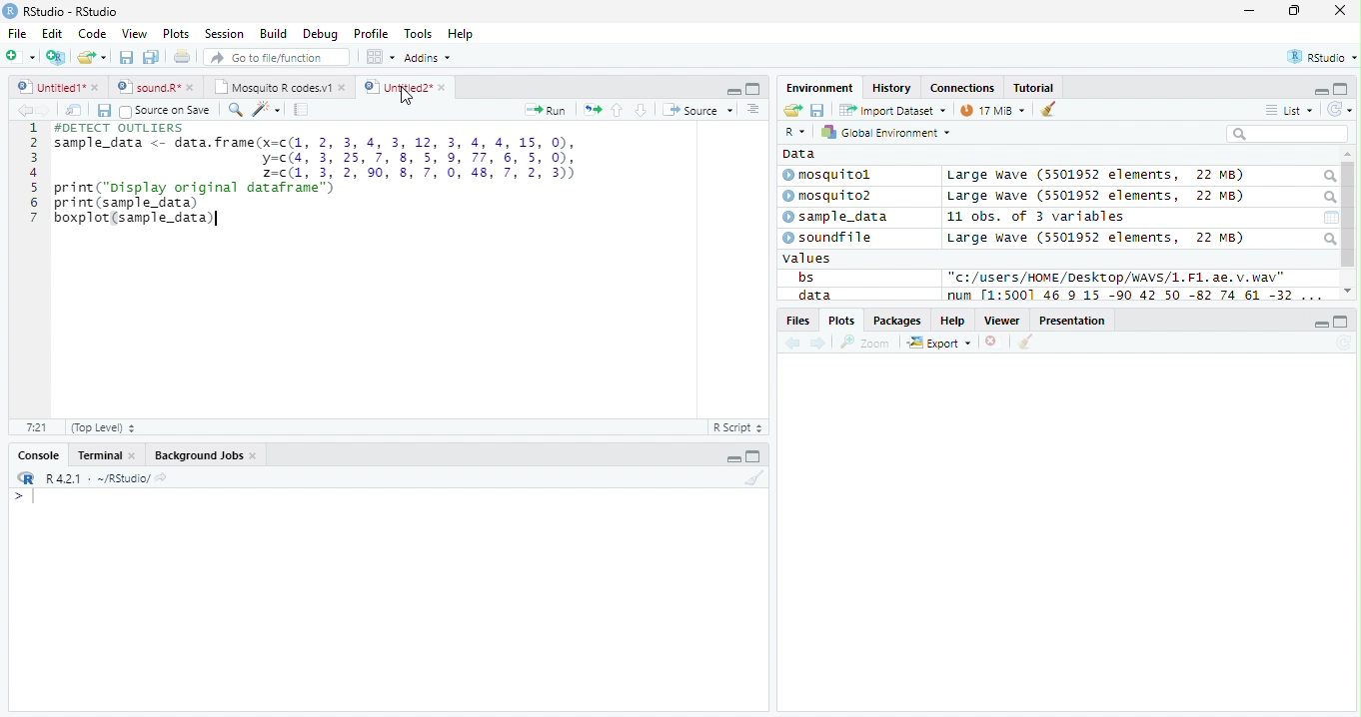  Describe the element at coordinates (92, 34) in the screenshot. I see `Code` at that location.